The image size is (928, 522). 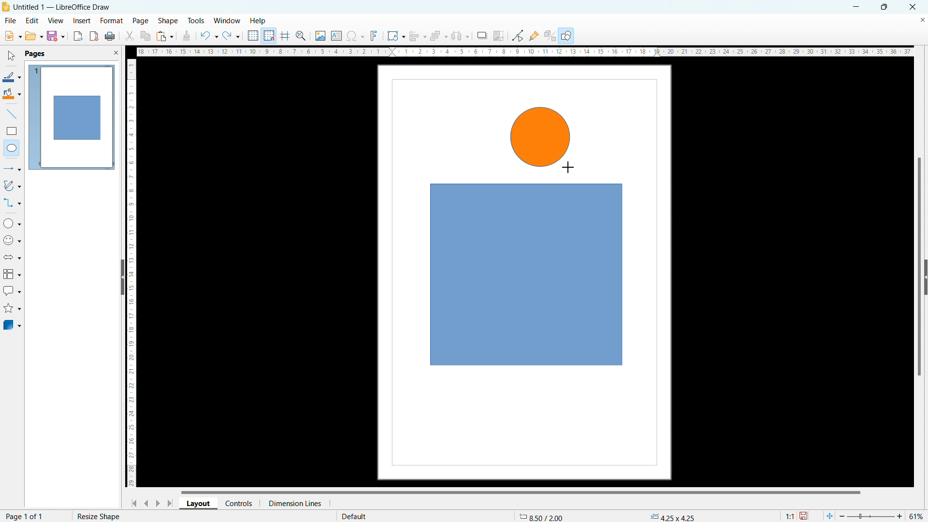 What do you see at coordinates (78, 36) in the screenshot?
I see `export` at bounding box center [78, 36].